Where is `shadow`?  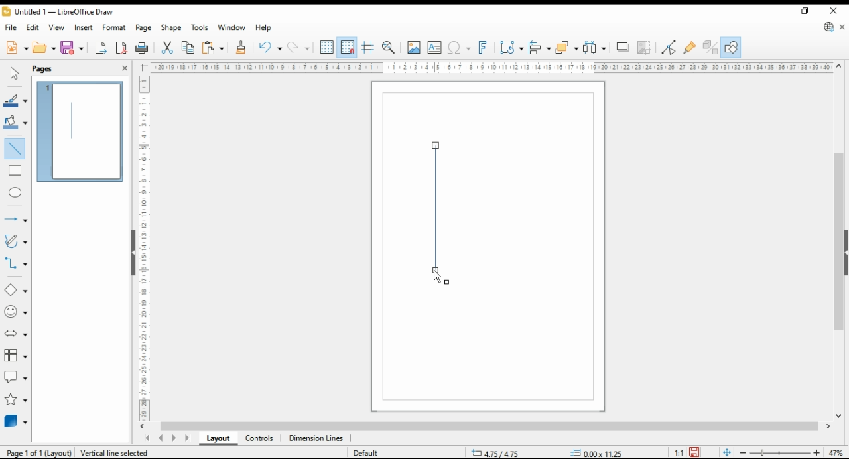 shadow is located at coordinates (623, 47).